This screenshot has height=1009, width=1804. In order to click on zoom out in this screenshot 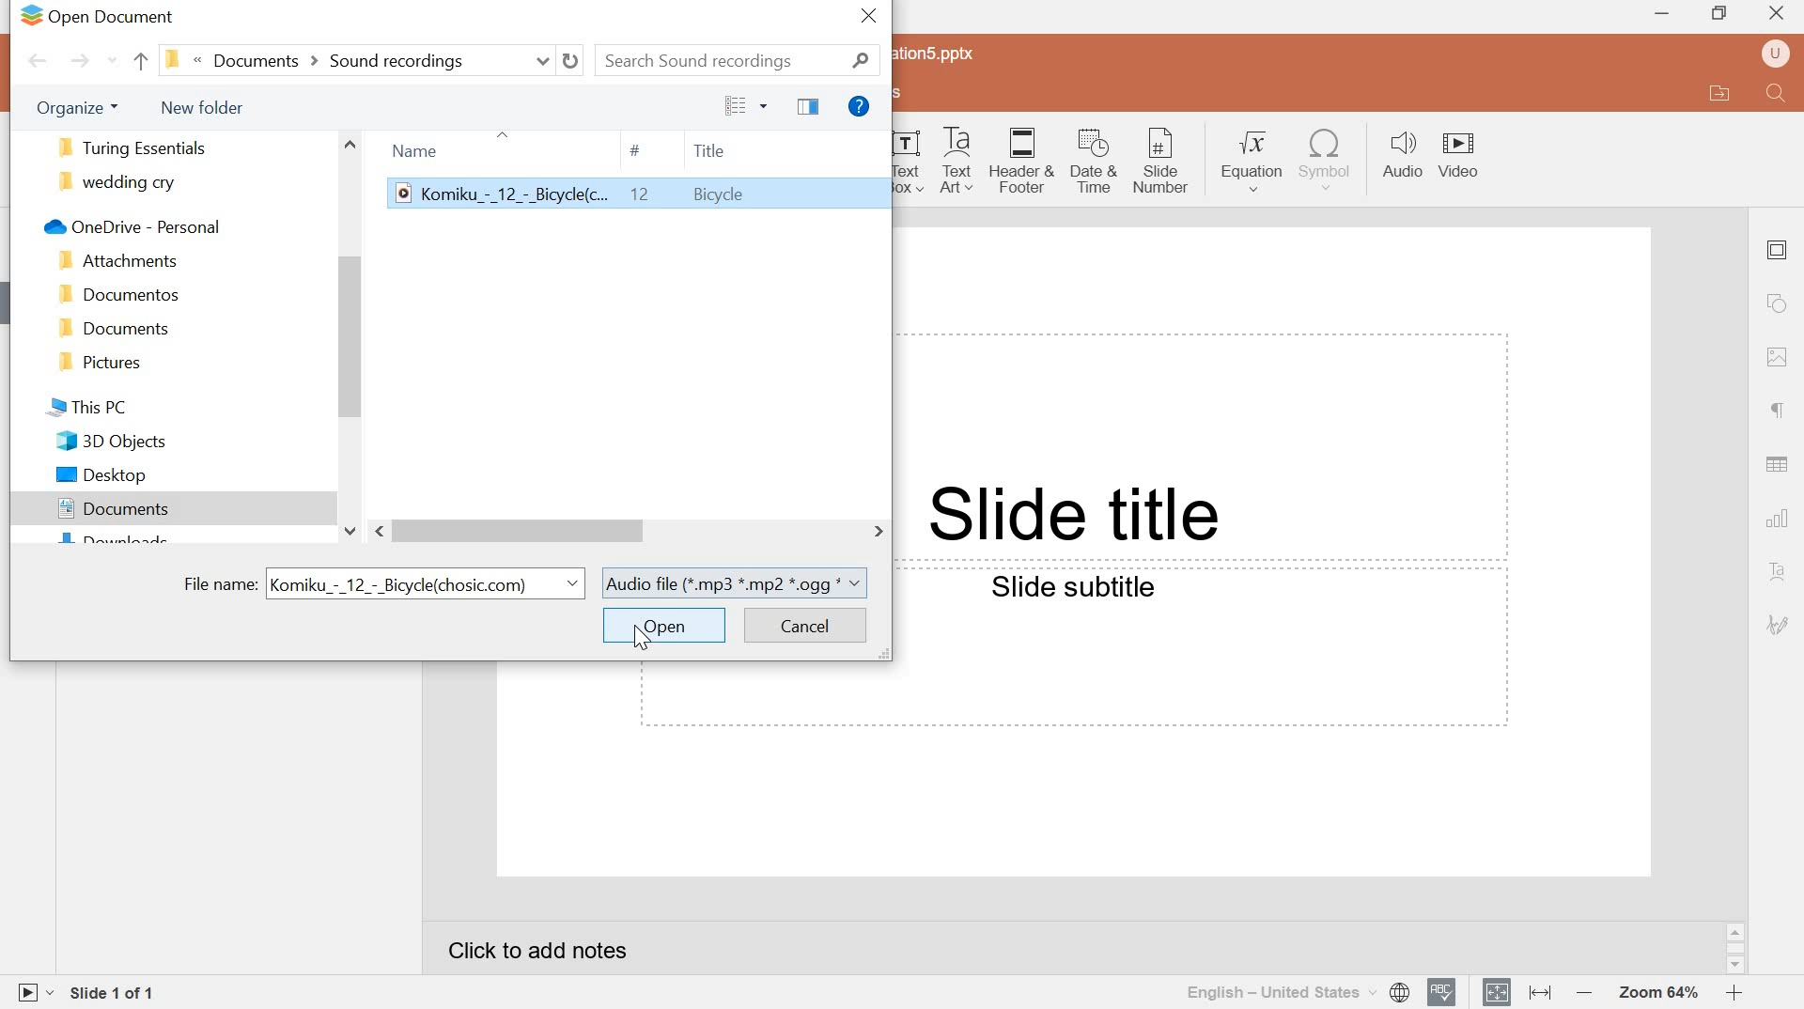, I will do `click(1581, 991)`.